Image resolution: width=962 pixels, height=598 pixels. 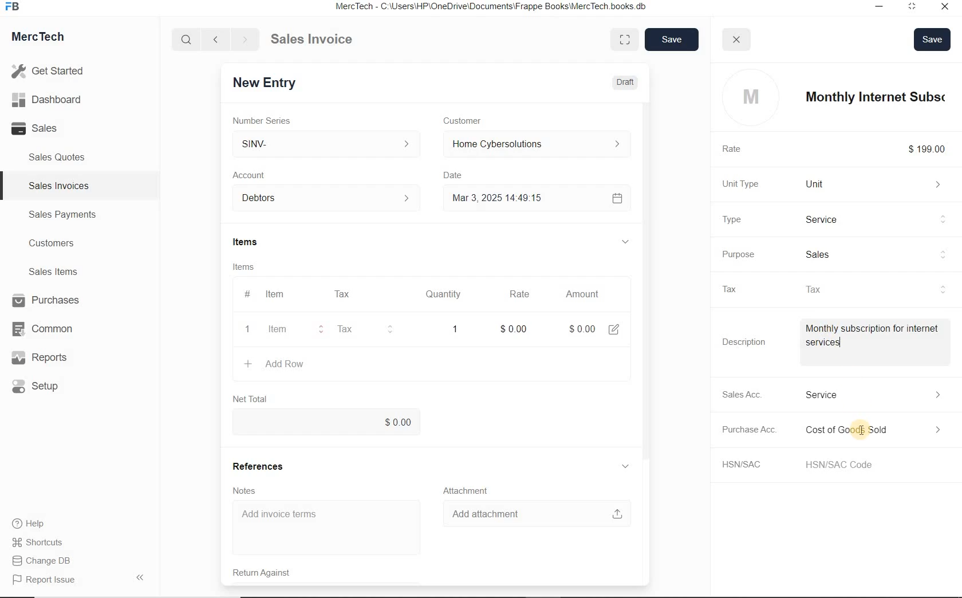 I want to click on Mar 3, 2025 14:49:15, so click(x=495, y=199).